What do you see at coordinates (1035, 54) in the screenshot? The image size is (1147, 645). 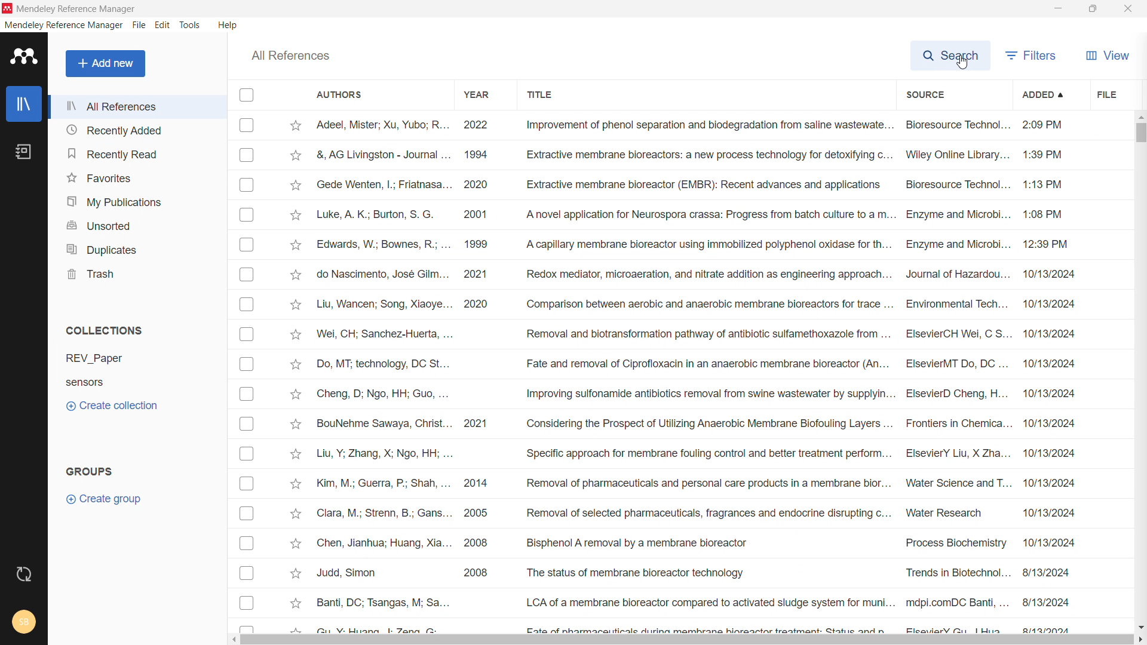 I see `filters` at bounding box center [1035, 54].